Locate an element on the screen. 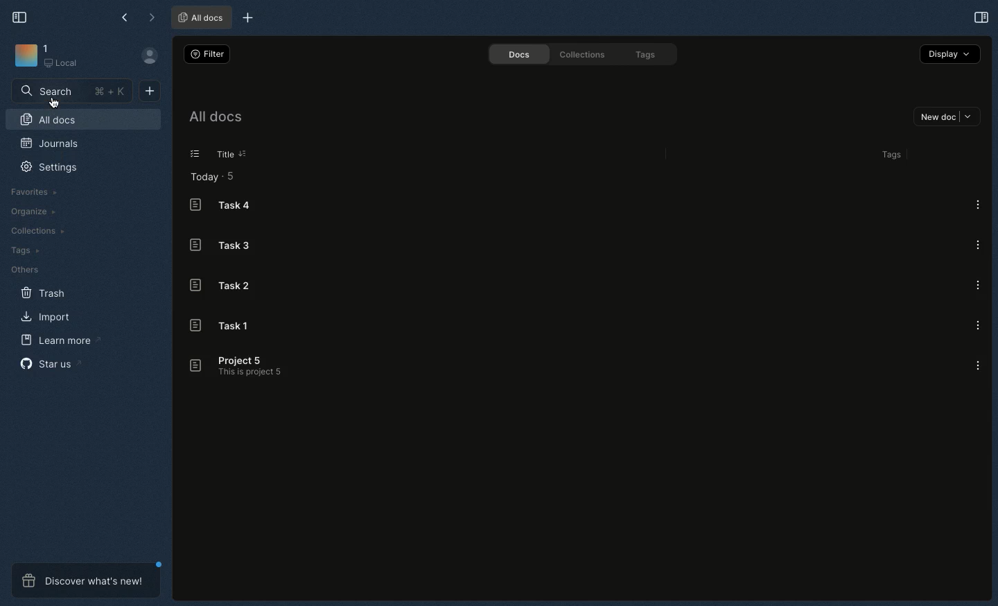  Sorting is located at coordinates (242, 154).